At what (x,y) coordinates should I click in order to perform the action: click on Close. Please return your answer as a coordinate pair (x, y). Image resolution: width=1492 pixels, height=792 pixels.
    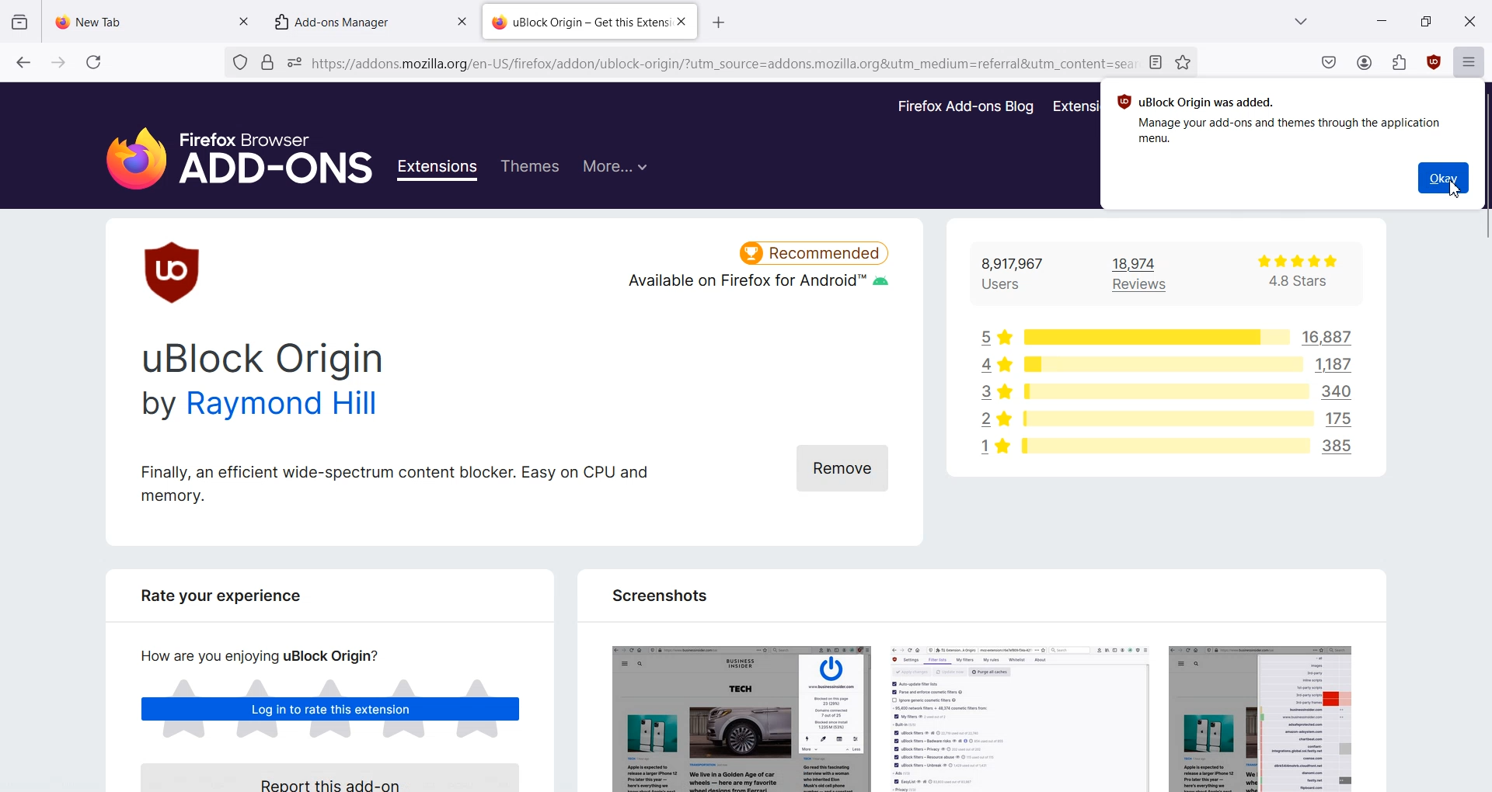
    Looking at the image, I should click on (1469, 20).